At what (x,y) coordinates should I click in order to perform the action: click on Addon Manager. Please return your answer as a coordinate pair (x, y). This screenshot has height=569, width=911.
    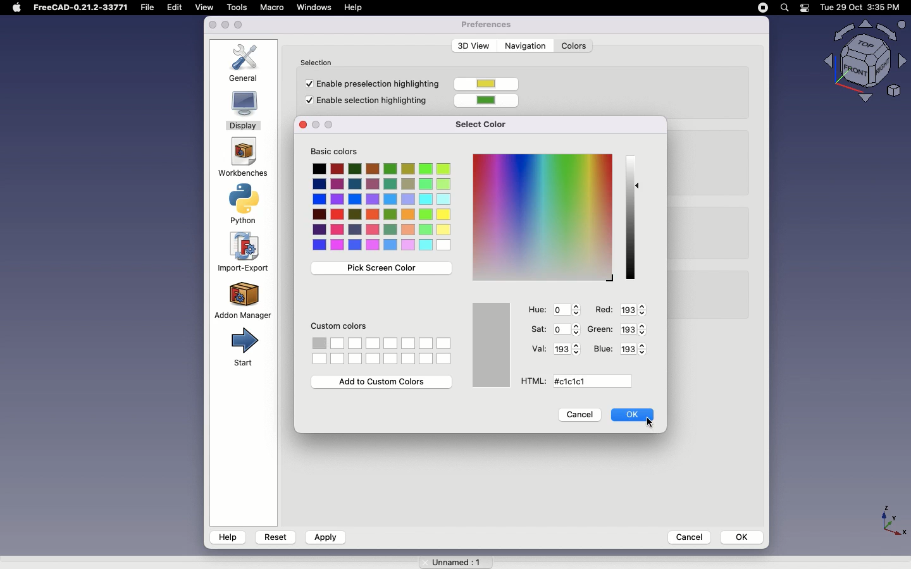
    Looking at the image, I should click on (243, 300).